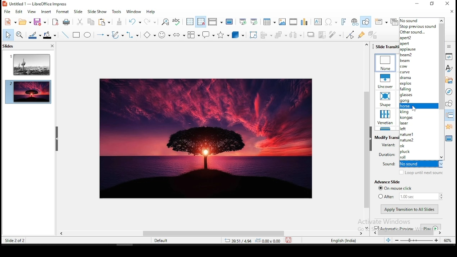 The image size is (457, 257). Describe the element at coordinates (418, 101) in the screenshot. I see `gong` at that location.